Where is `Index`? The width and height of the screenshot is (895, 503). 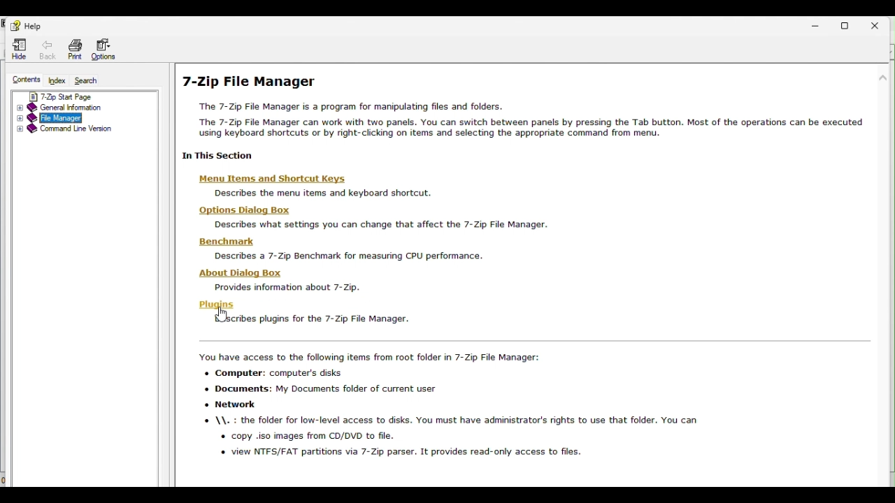 Index is located at coordinates (57, 80).